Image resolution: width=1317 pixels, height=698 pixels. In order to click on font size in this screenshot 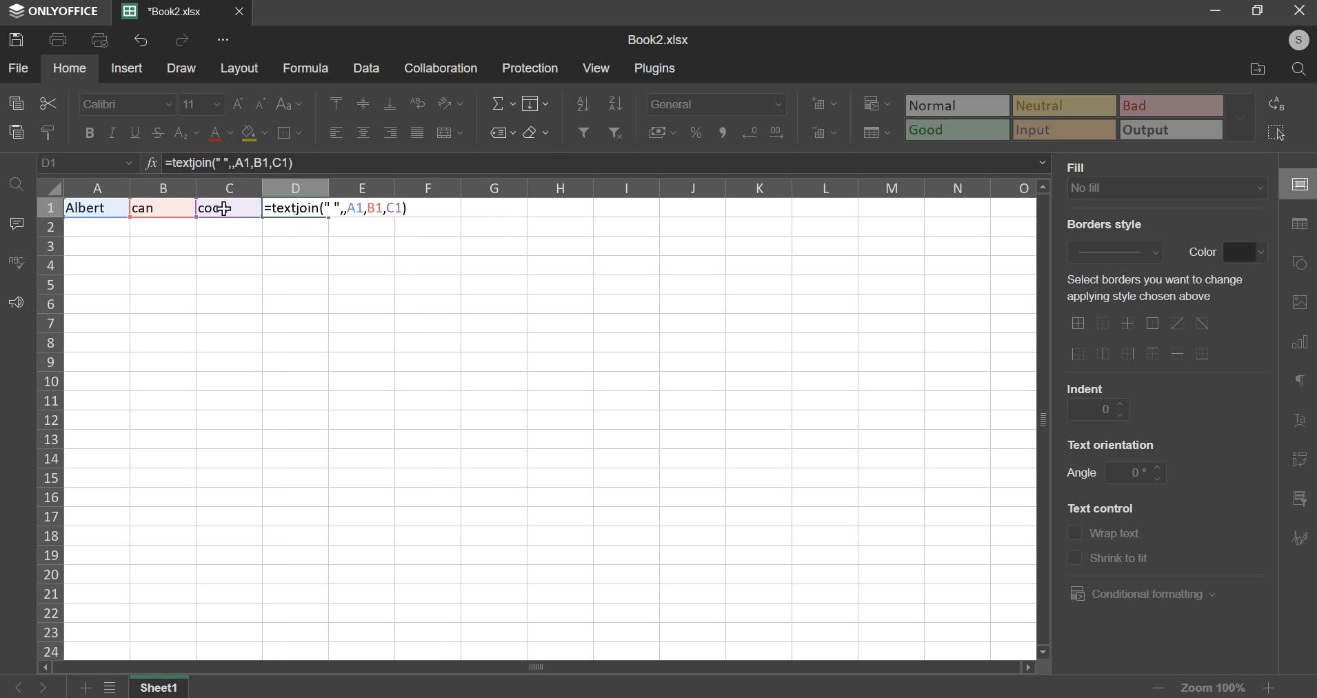, I will do `click(202, 103)`.